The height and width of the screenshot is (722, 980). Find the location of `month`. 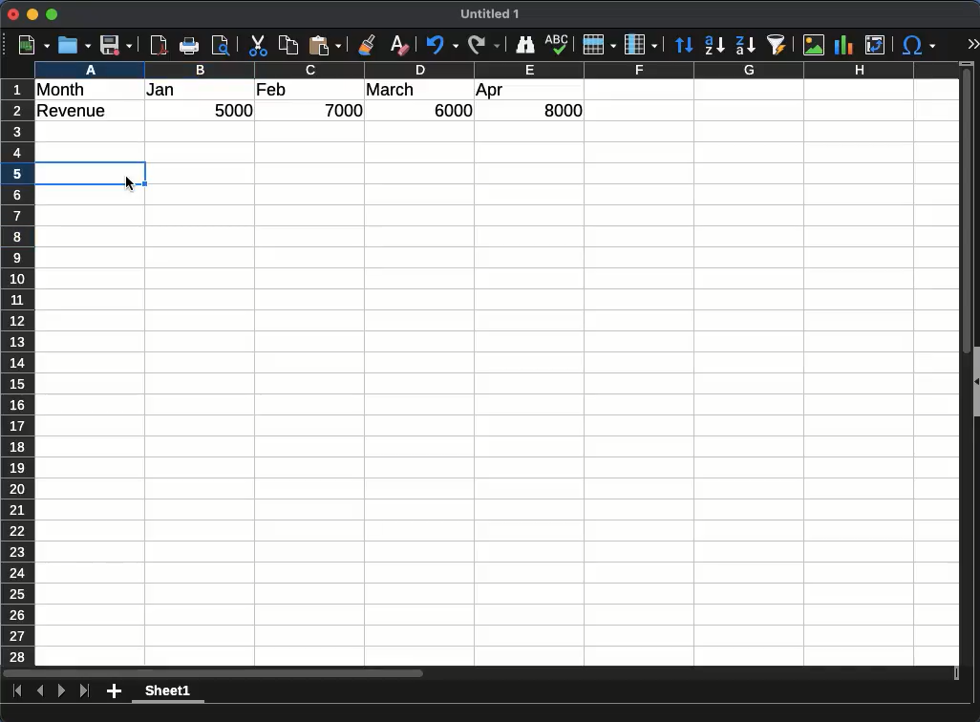

month is located at coordinates (61, 90).